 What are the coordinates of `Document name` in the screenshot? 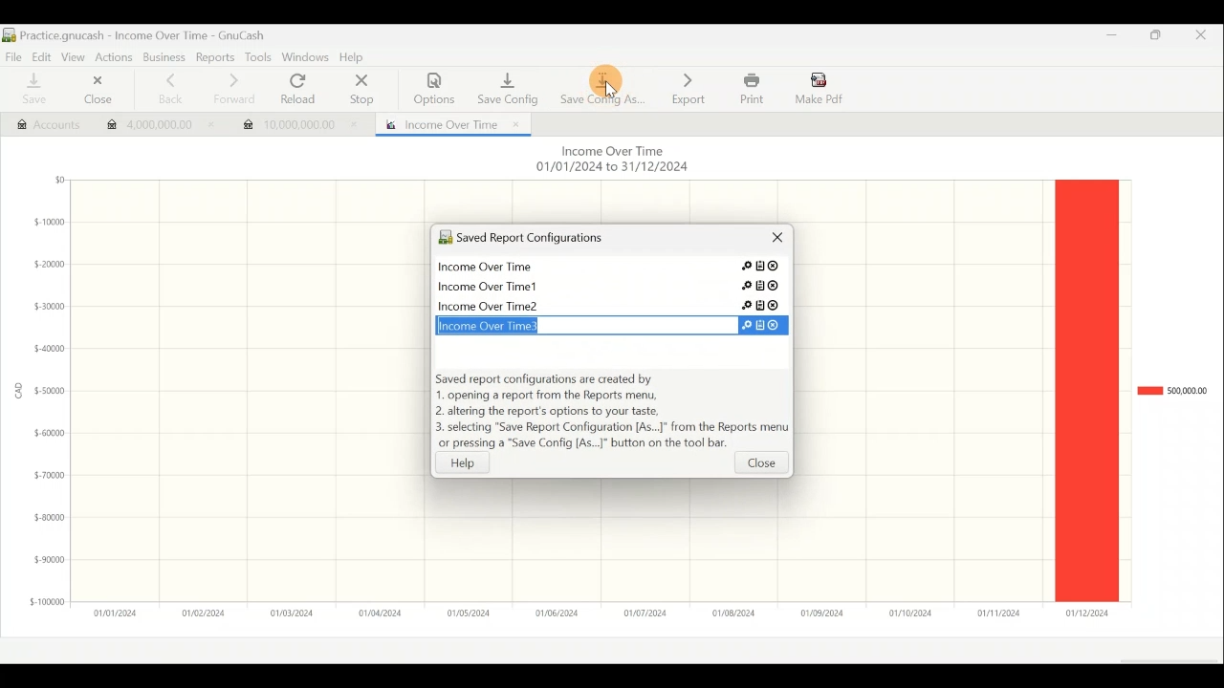 It's located at (143, 35).